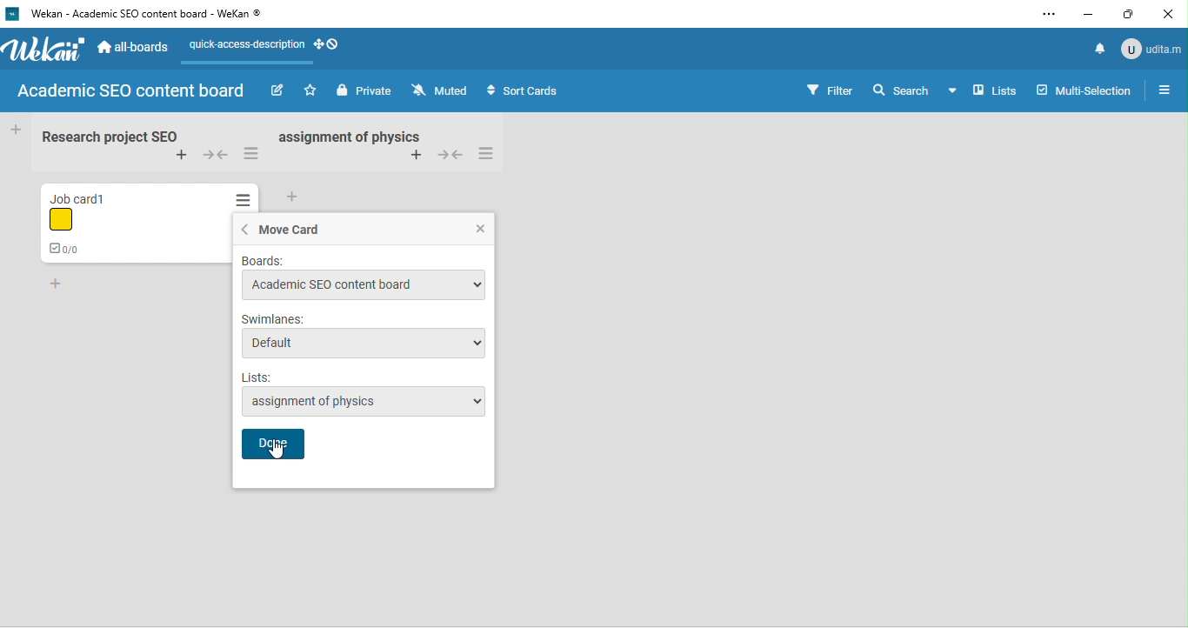 This screenshot has height=628, width=1188. What do you see at coordinates (375, 402) in the screenshot?
I see `lists options` at bounding box center [375, 402].